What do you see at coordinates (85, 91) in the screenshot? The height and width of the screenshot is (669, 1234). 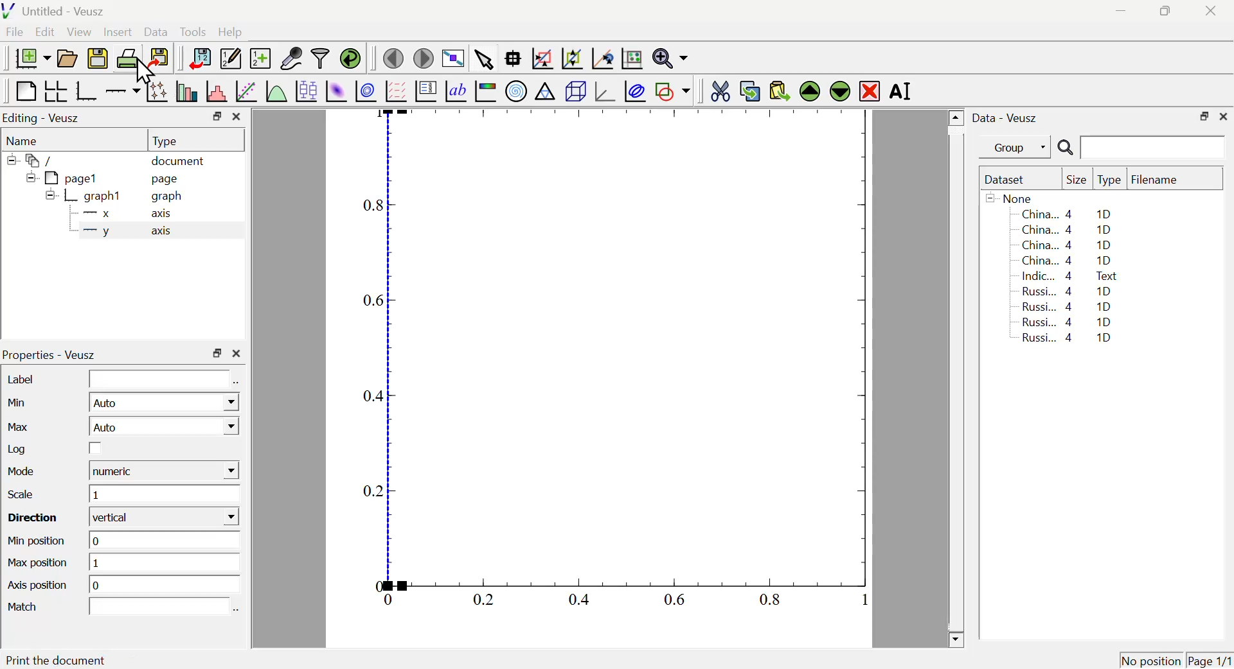 I see `Base Graph` at bounding box center [85, 91].